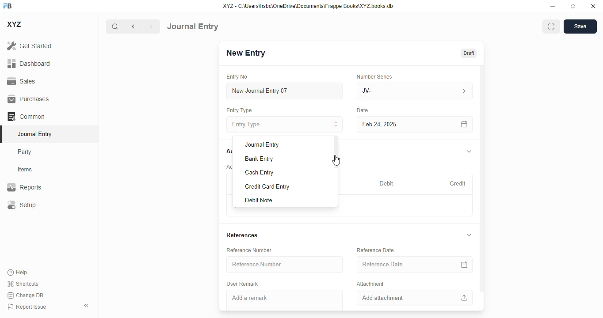 This screenshot has width=603, height=318. What do you see at coordinates (8, 6) in the screenshot?
I see `FB - logo` at bounding box center [8, 6].